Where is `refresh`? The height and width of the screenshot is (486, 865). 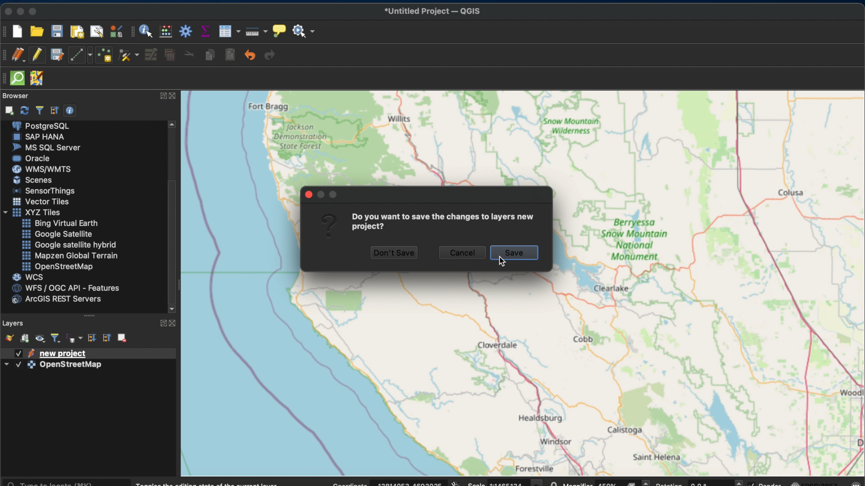
refresh is located at coordinates (25, 109).